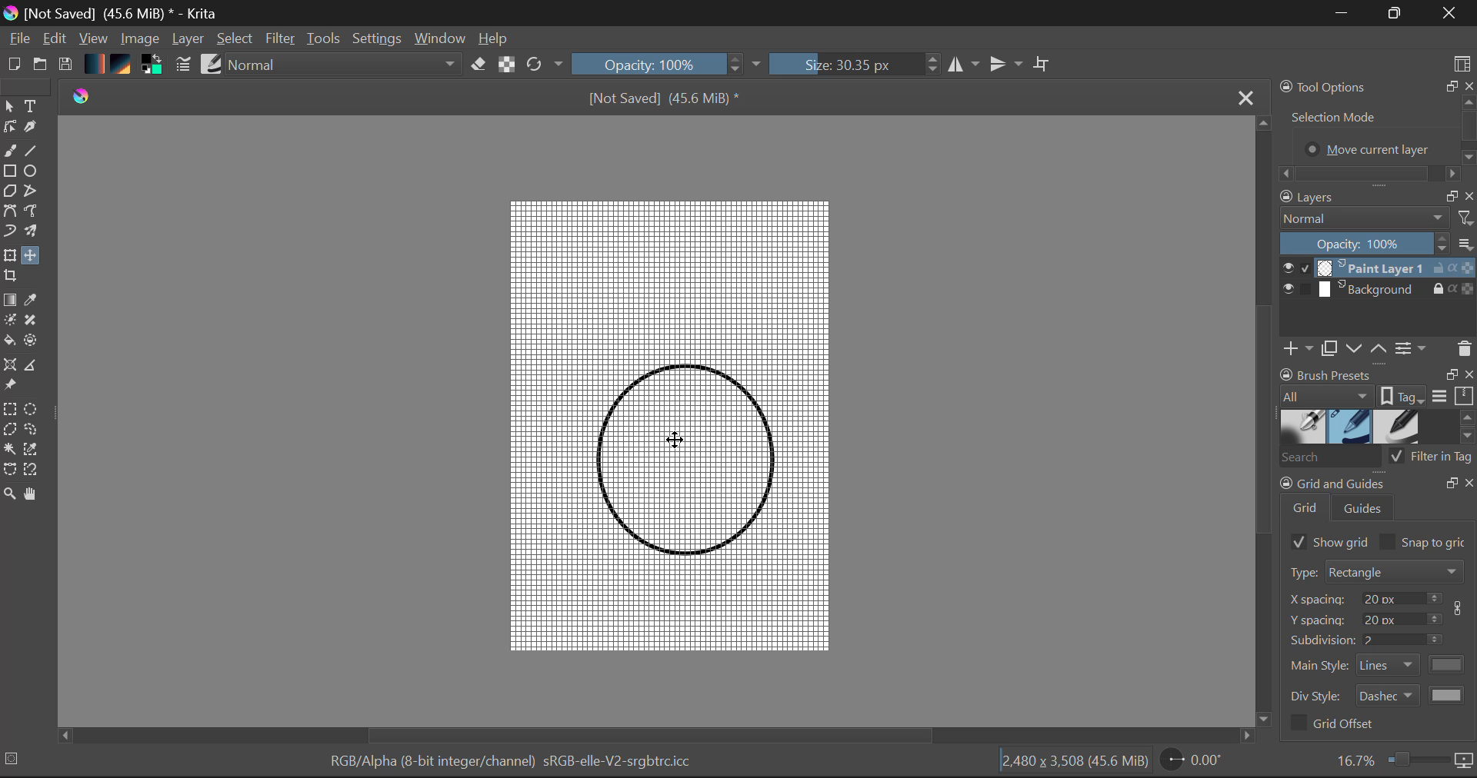  What do you see at coordinates (1376, 499) in the screenshot?
I see `Grid and Guides Docker` at bounding box center [1376, 499].